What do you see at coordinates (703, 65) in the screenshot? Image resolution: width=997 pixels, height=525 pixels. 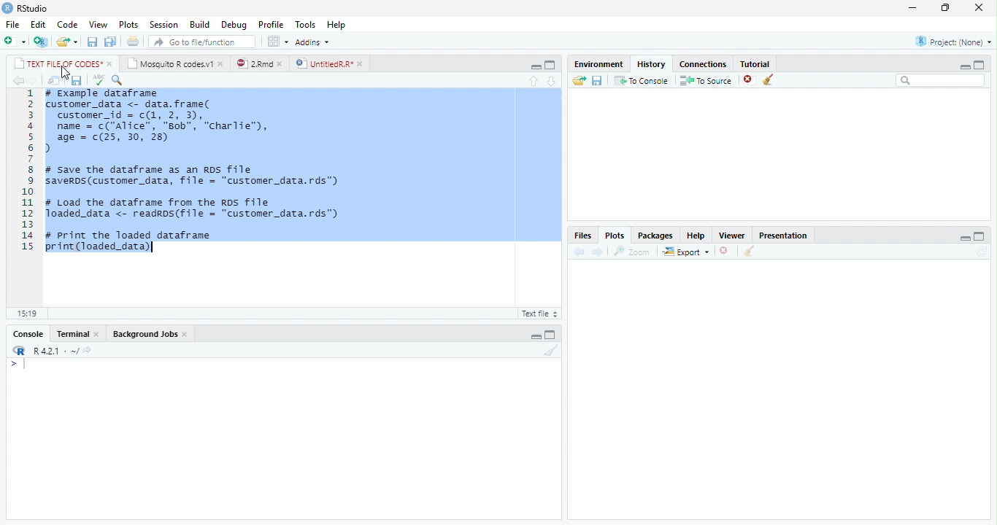 I see `Connections` at bounding box center [703, 65].